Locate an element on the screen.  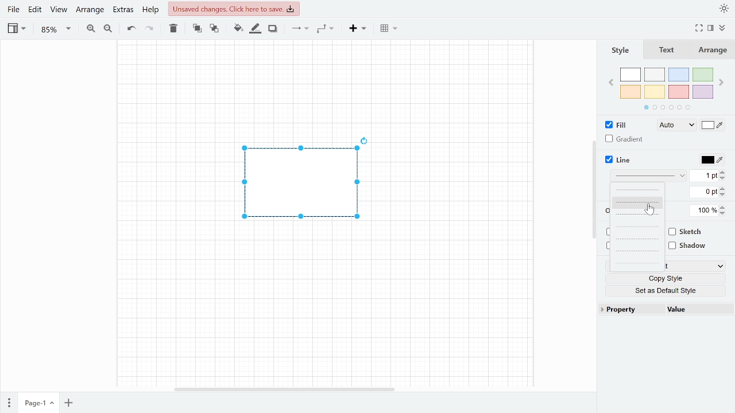
Fill color is located at coordinates (238, 29).